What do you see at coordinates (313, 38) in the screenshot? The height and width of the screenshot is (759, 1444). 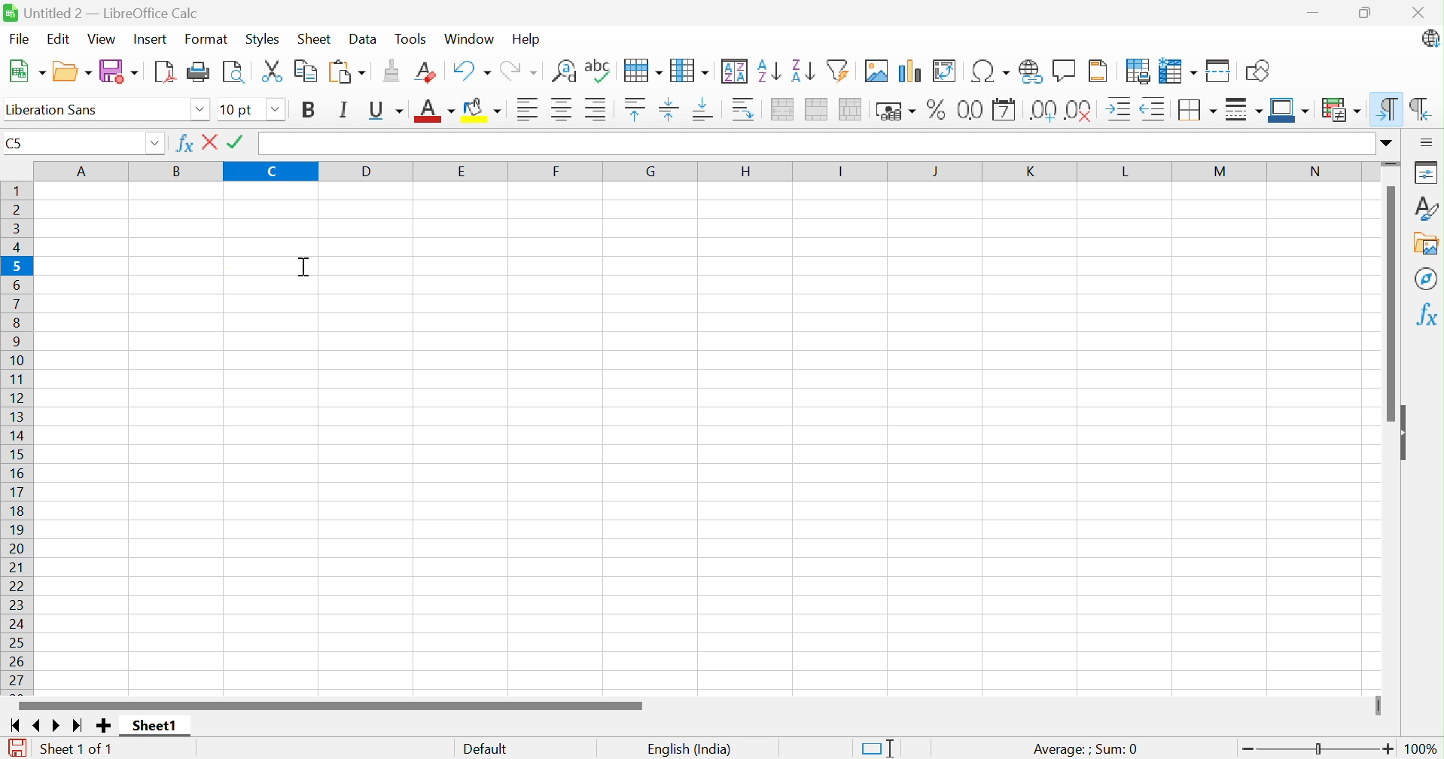 I see `Sheet` at bounding box center [313, 38].